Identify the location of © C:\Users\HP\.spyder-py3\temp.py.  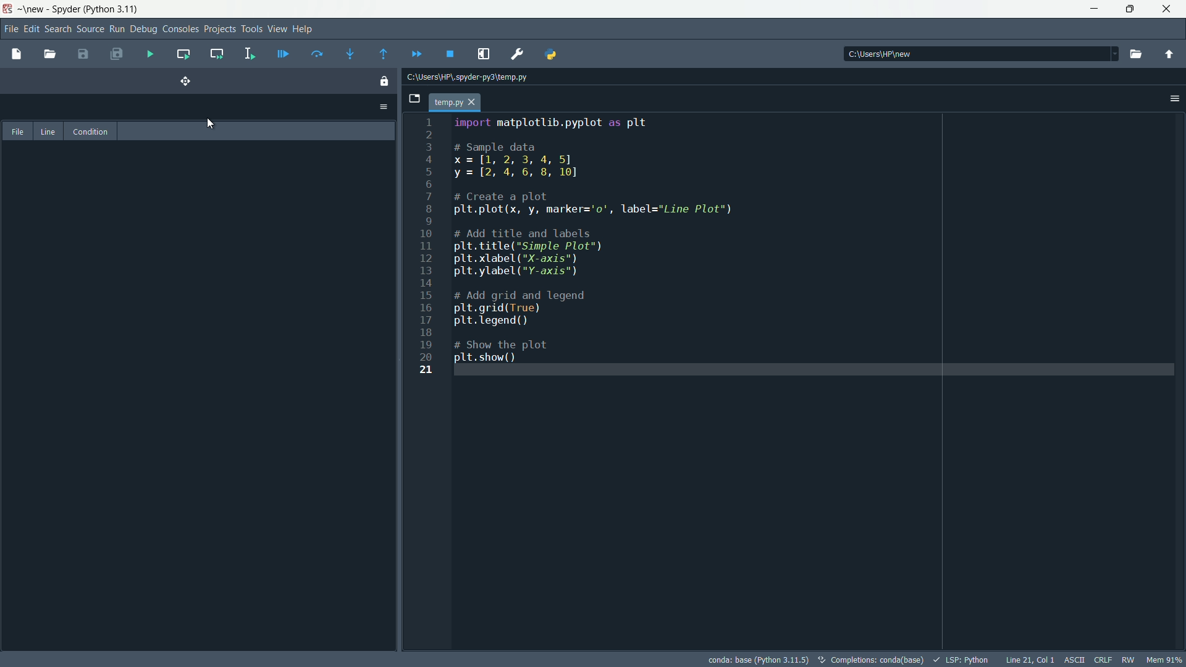
(482, 77).